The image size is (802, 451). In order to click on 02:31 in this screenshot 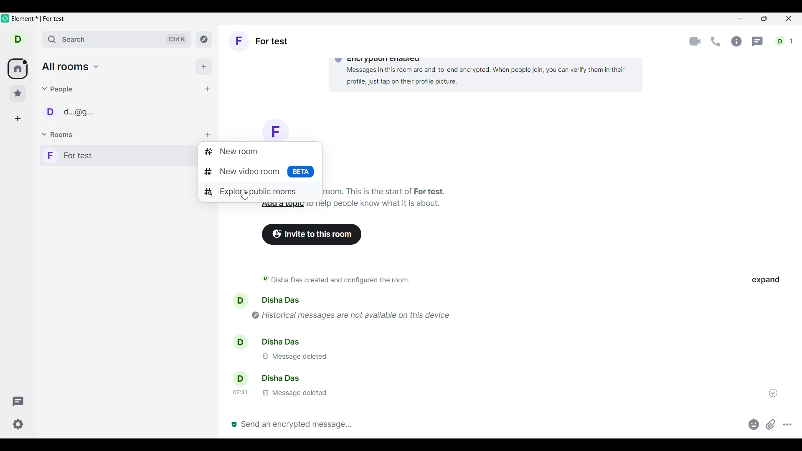, I will do `click(240, 393)`.